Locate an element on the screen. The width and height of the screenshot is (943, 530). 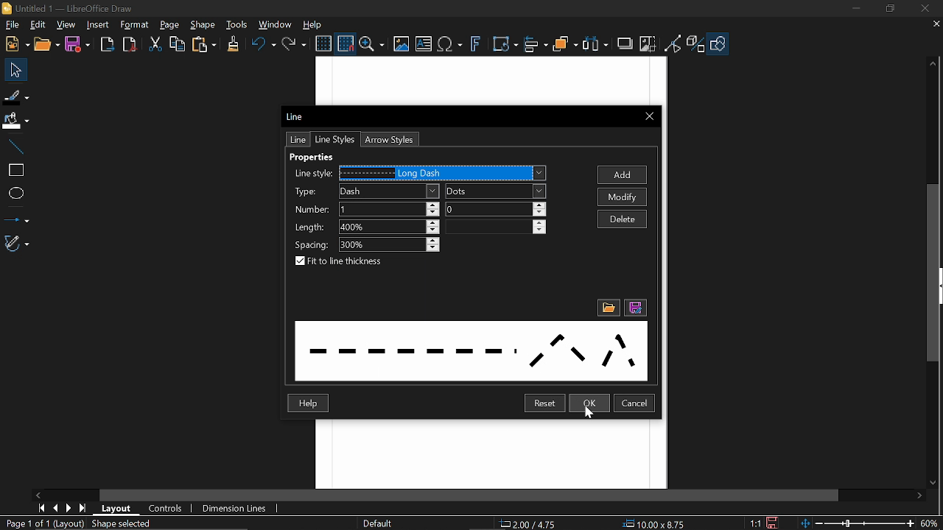
Shadow is located at coordinates (625, 43).